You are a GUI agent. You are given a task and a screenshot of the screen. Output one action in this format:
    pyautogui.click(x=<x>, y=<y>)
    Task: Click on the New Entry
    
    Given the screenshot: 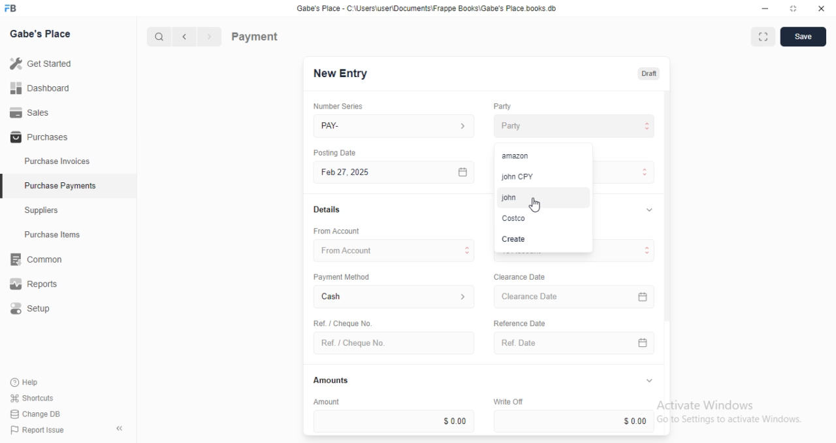 What is the action you would take?
    pyautogui.click(x=341, y=74)
    